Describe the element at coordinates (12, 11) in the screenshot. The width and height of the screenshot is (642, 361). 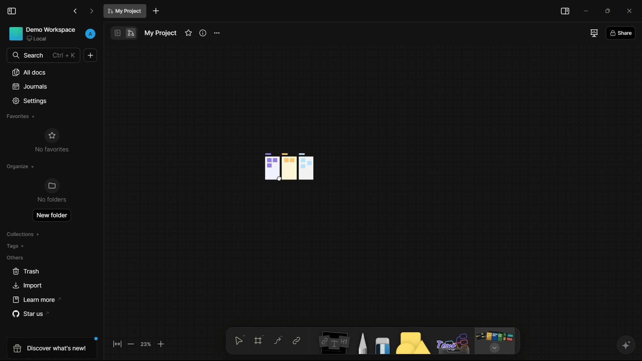
I see `toggle sidebar` at that location.